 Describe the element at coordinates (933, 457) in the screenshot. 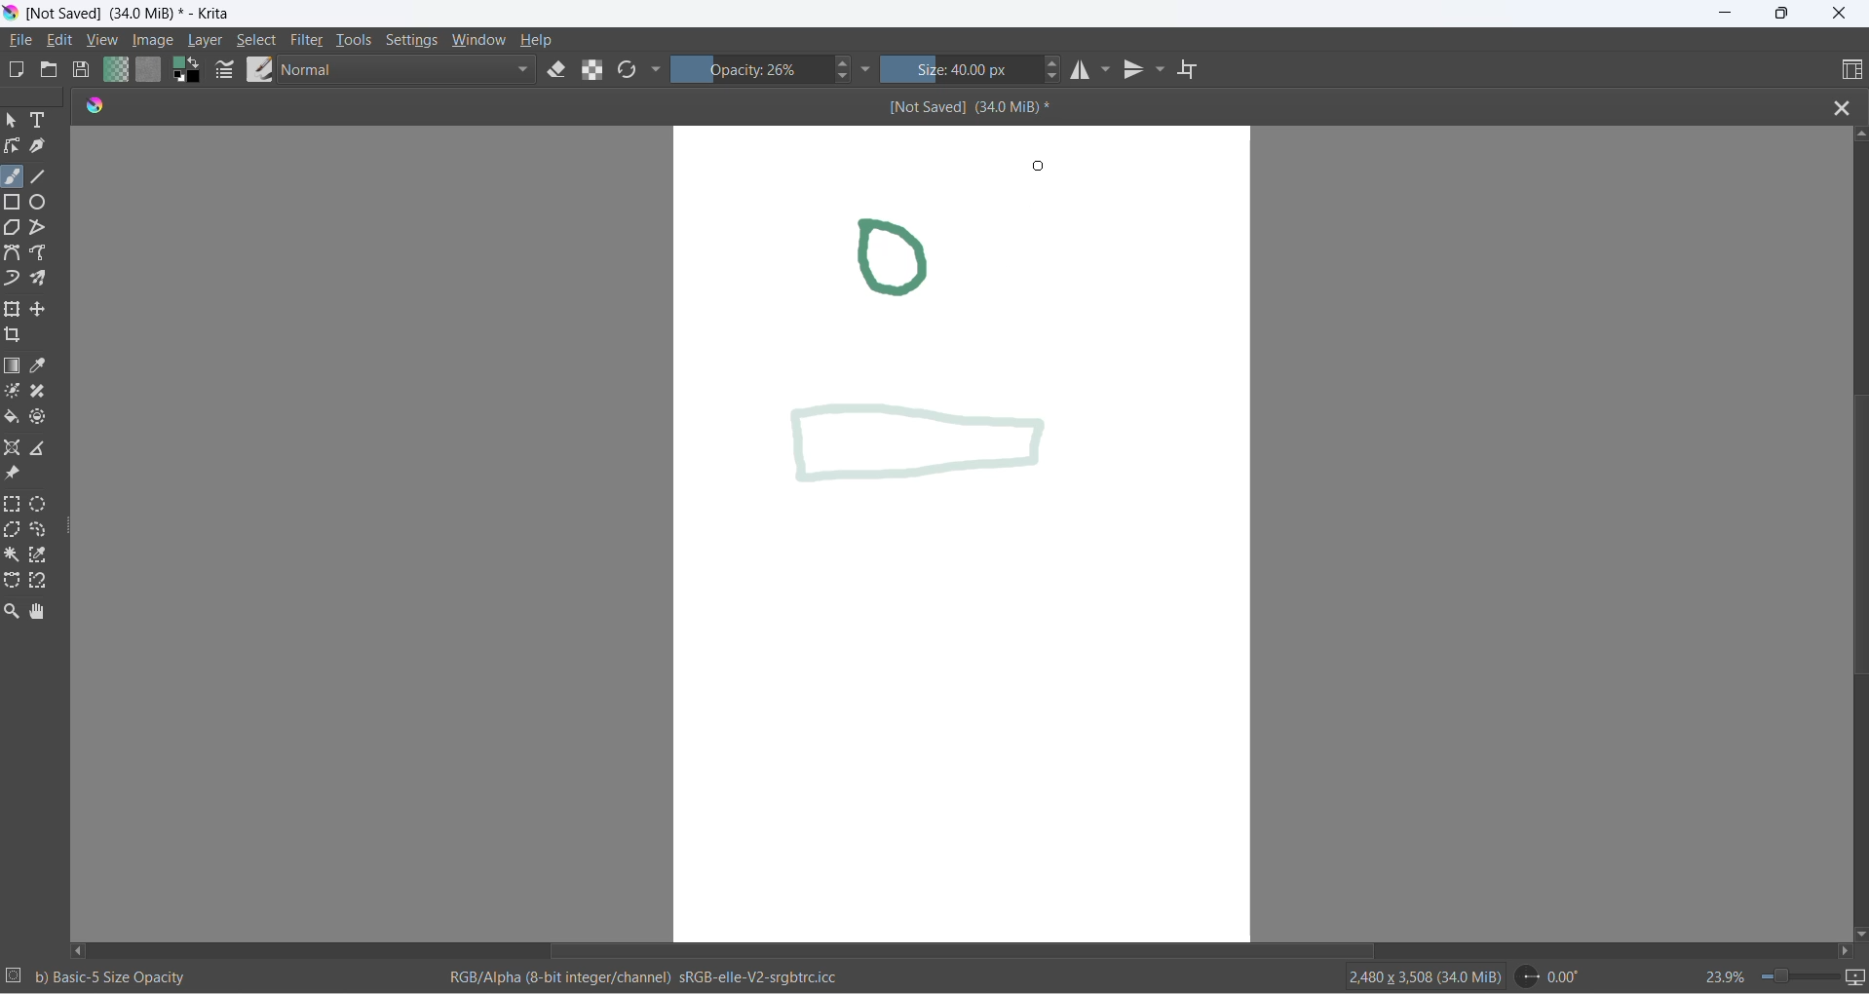

I see `new opacity` at that location.